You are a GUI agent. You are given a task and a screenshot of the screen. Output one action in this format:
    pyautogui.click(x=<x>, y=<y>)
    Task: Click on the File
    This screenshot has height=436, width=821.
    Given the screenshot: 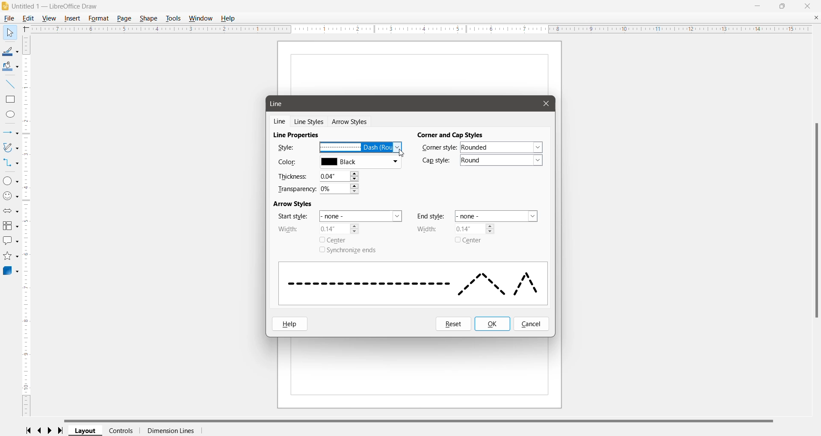 What is the action you would take?
    pyautogui.click(x=9, y=19)
    